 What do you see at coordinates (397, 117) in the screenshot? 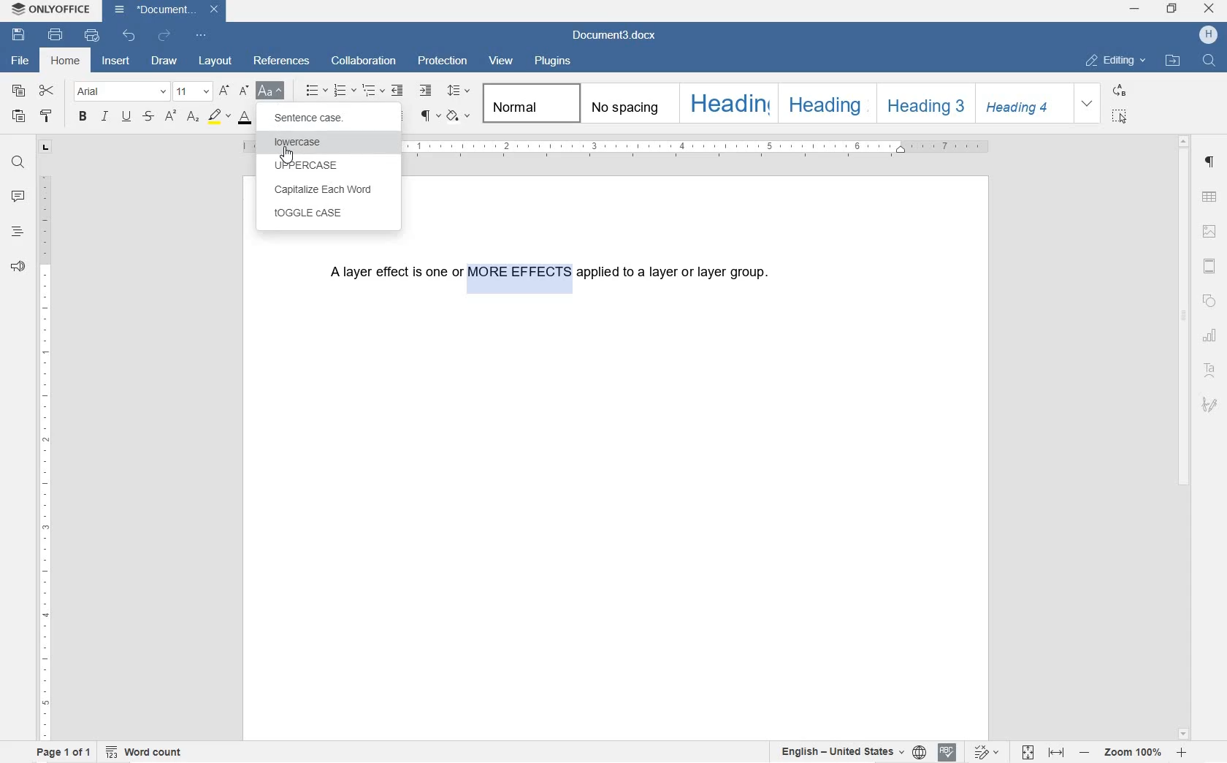
I see `JUSTIFIED` at bounding box center [397, 117].